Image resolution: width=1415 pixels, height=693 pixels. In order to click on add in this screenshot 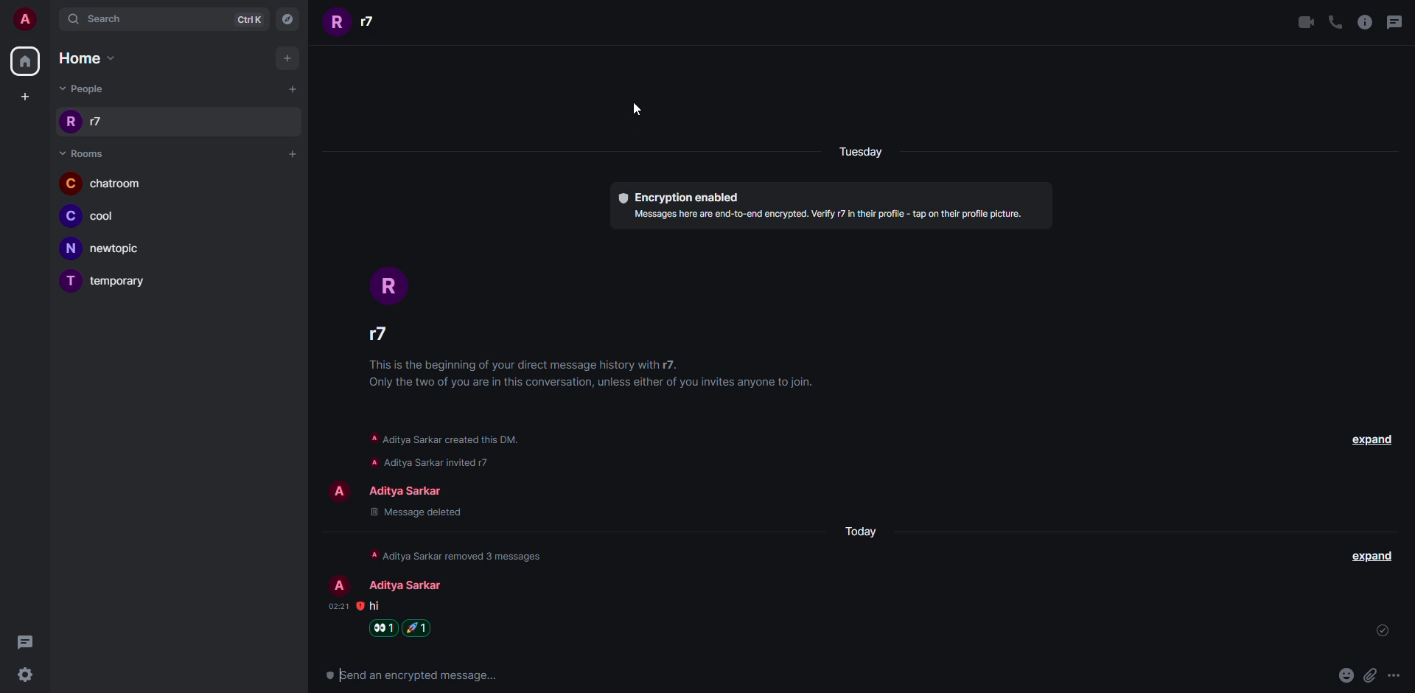, I will do `click(290, 90)`.